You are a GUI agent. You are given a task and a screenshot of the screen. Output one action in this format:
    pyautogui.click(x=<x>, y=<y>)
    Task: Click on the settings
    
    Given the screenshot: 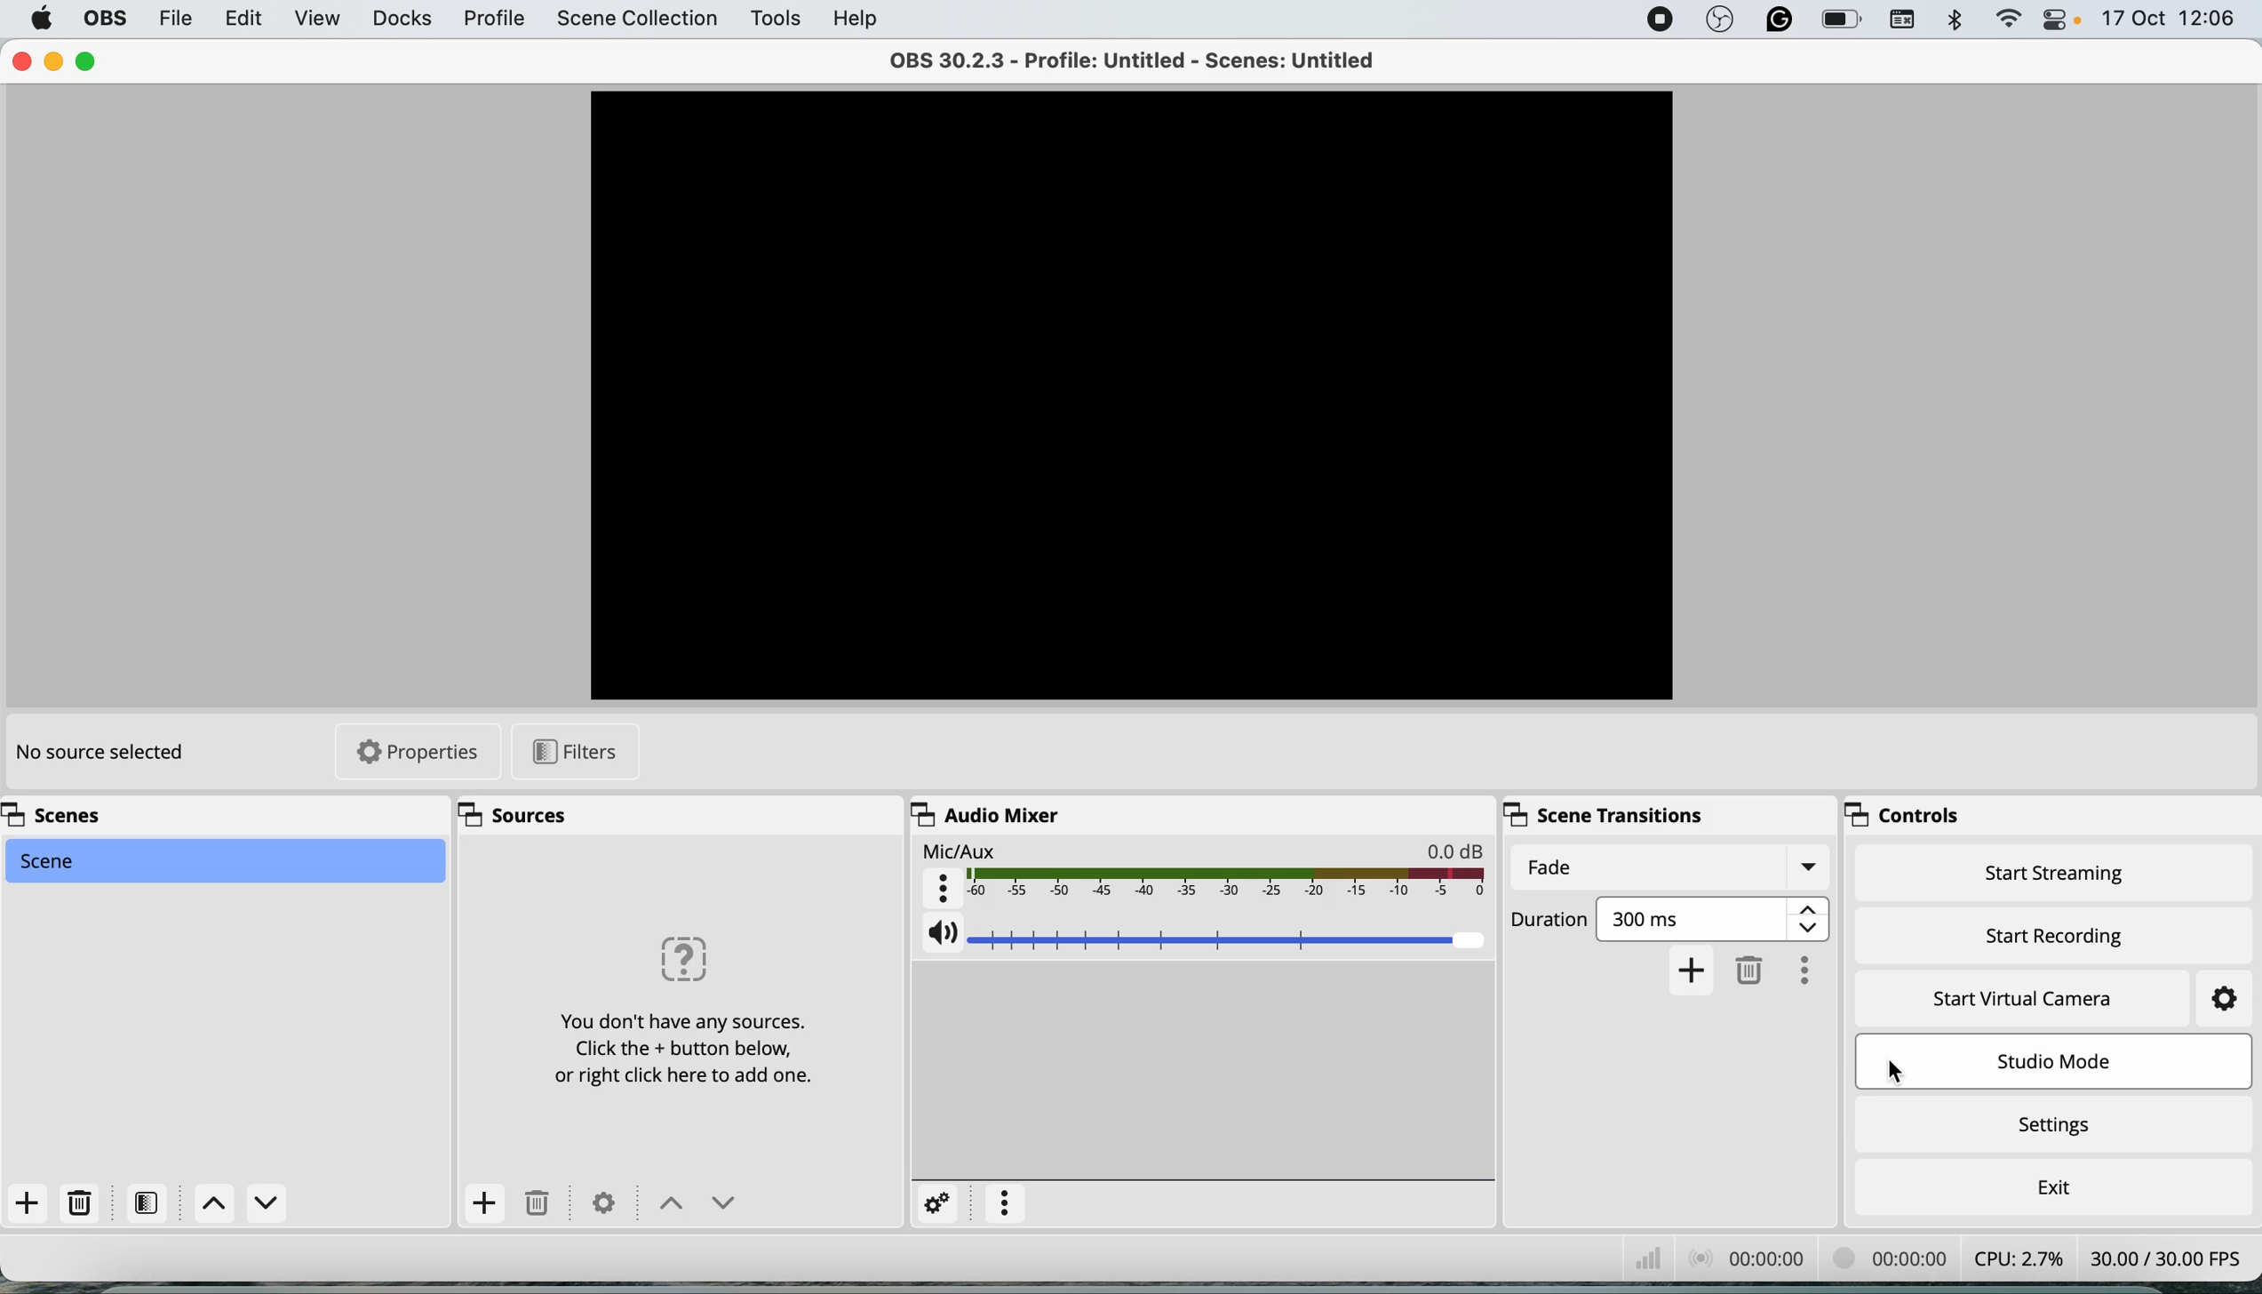 What is the action you would take?
    pyautogui.click(x=607, y=1204)
    